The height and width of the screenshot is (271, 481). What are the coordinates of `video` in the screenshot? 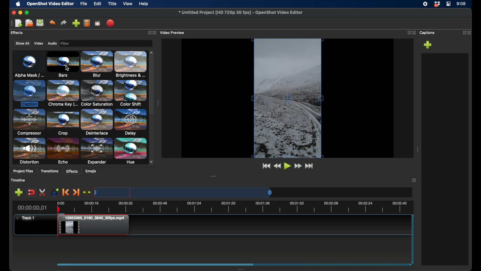 It's located at (39, 43).